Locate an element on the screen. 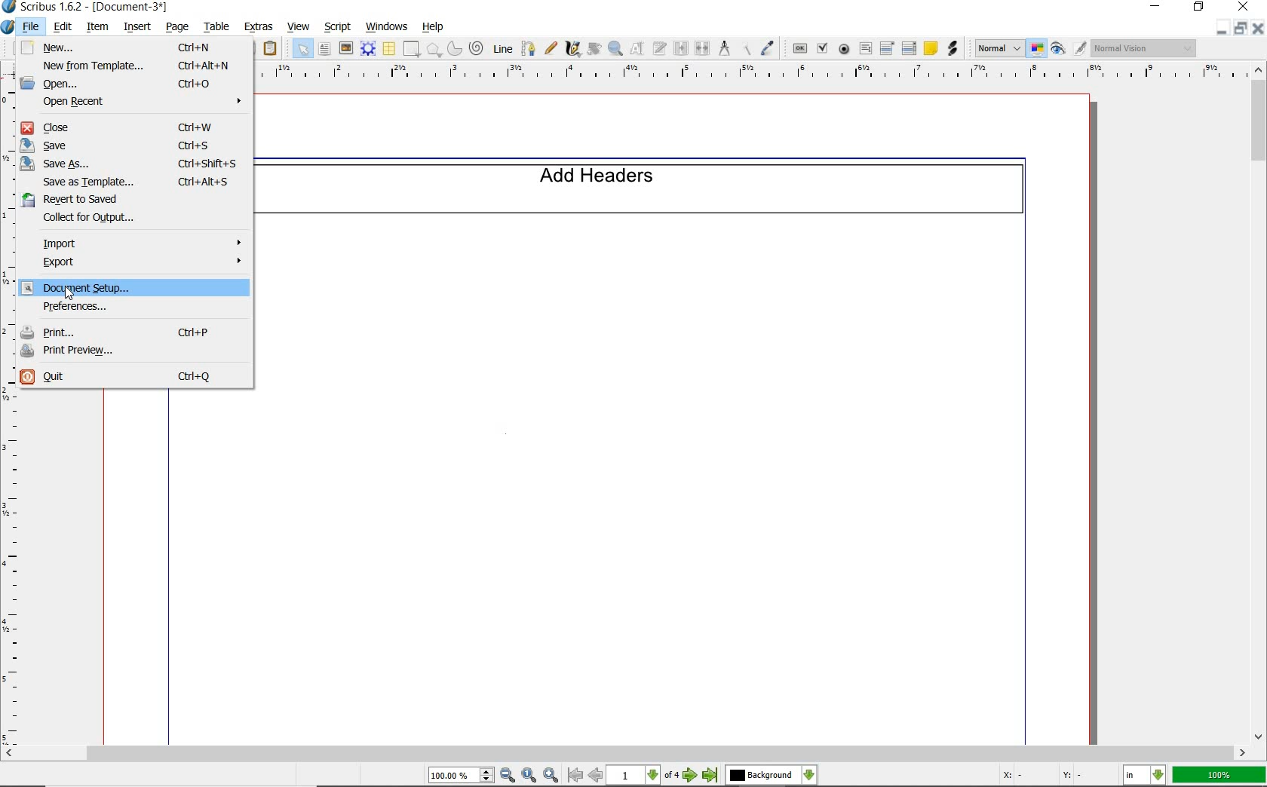 This screenshot has width=1267, height=787. spiral is located at coordinates (477, 47).